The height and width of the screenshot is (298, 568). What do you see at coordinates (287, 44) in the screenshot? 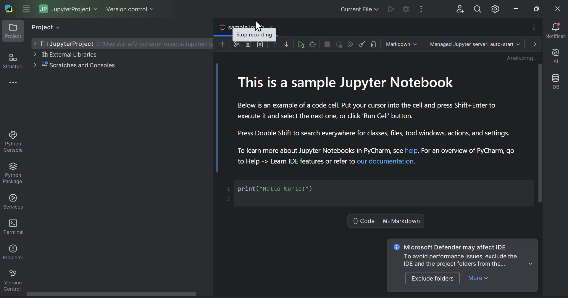
I see `move cell down` at bounding box center [287, 44].